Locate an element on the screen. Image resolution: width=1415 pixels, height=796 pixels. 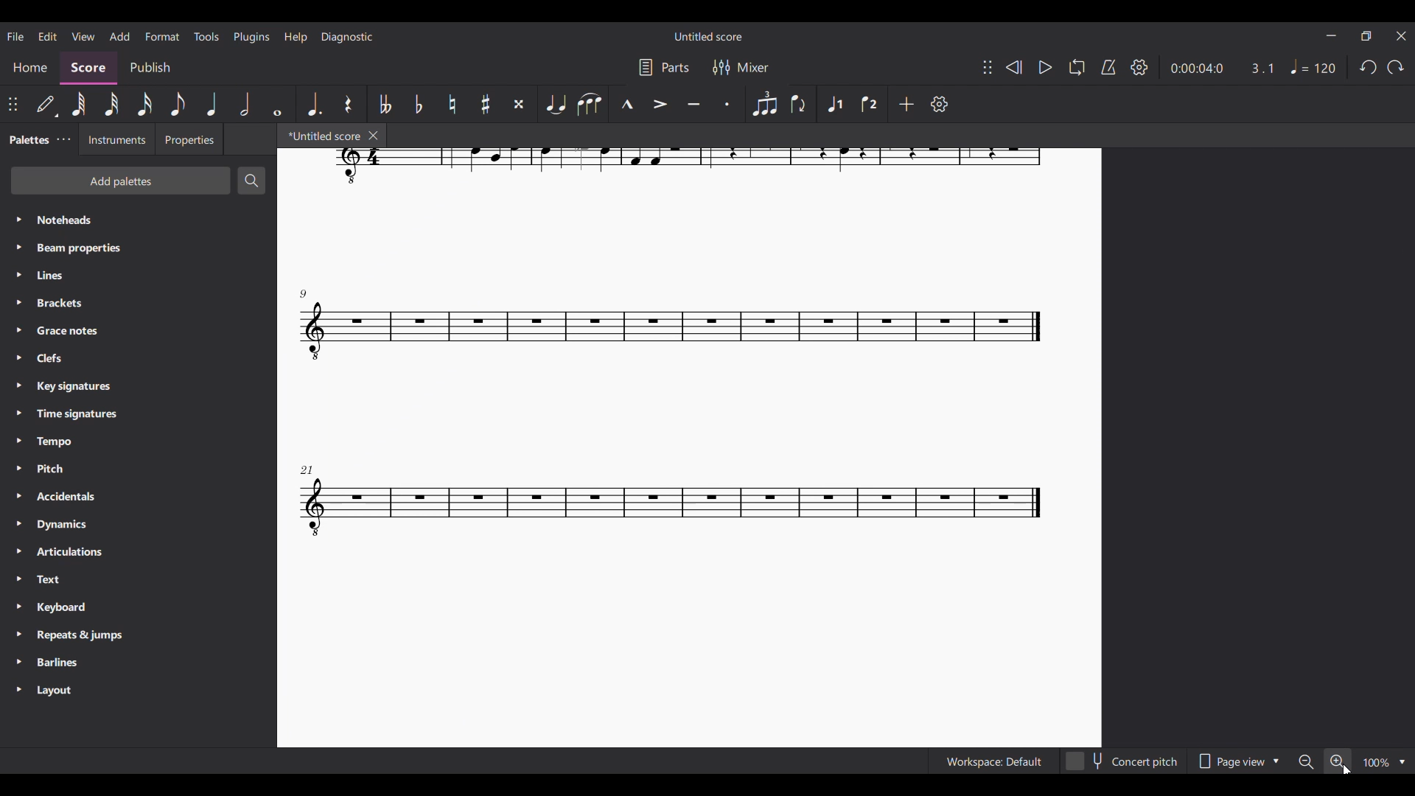
Settings  is located at coordinates (1139, 67).